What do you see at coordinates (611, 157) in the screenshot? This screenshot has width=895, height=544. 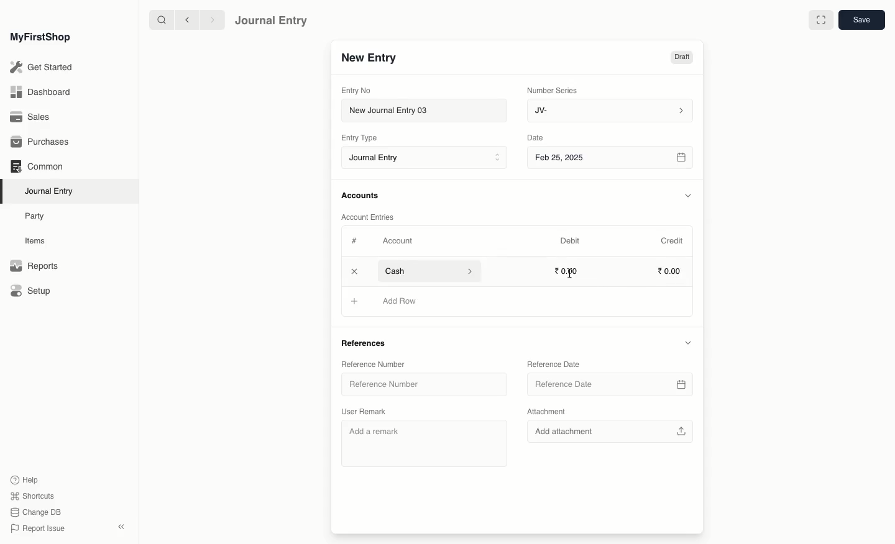 I see `Feb 25, 2025 8` at bounding box center [611, 157].